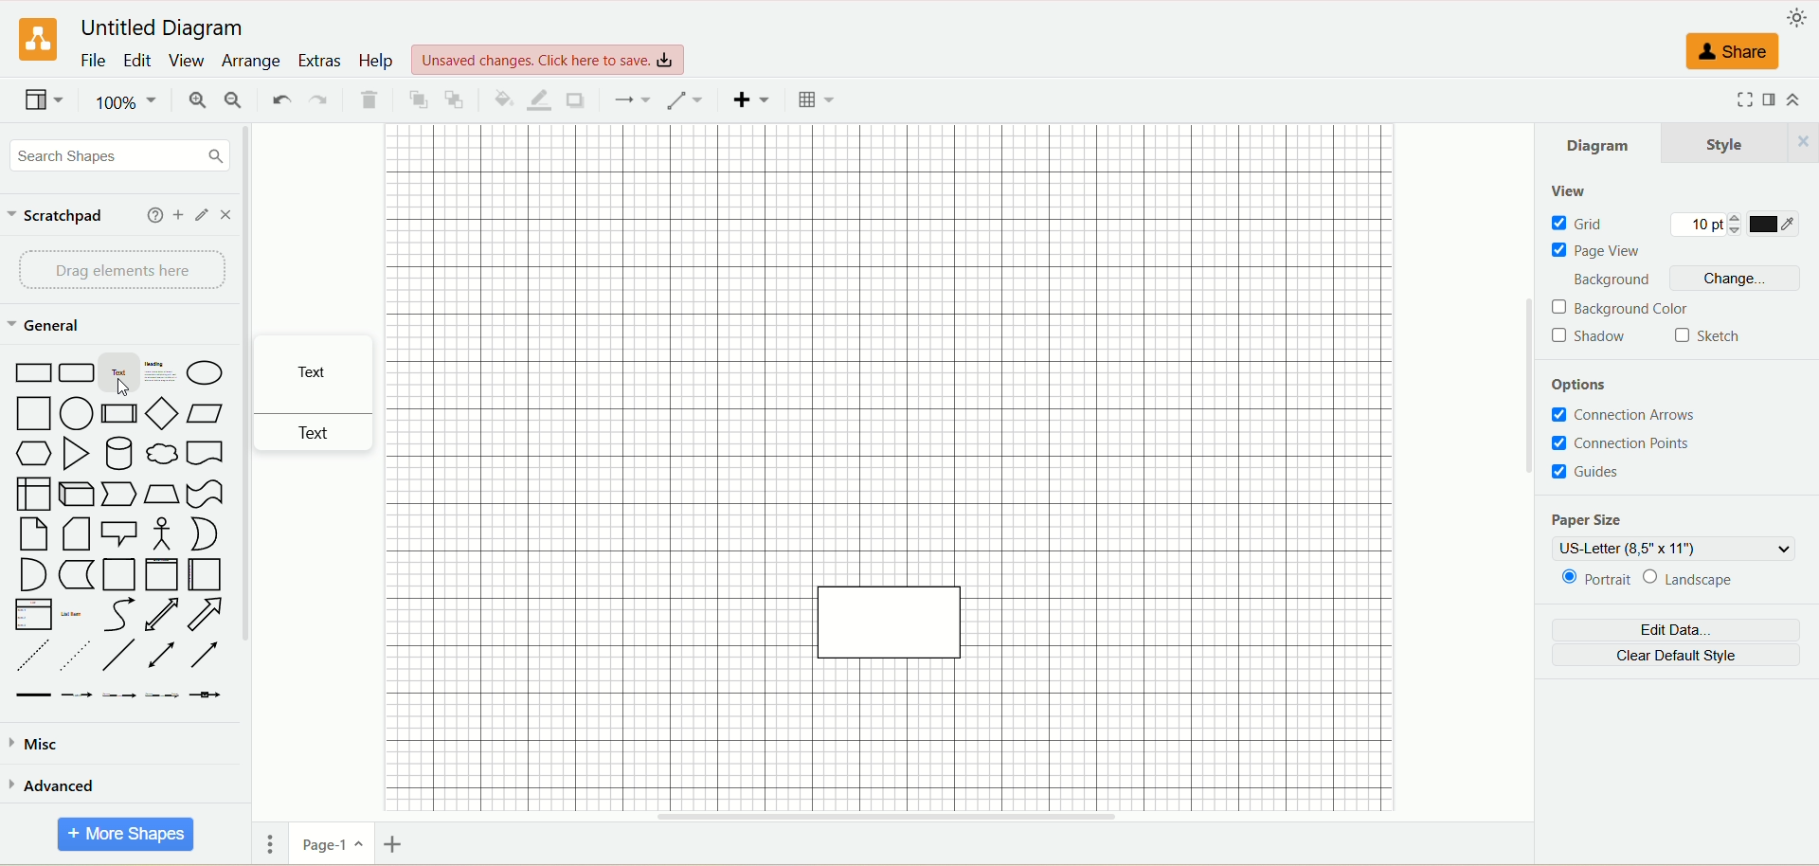 This screenshot has width=1819, height=866. I want to click on text, so click(549, 56).